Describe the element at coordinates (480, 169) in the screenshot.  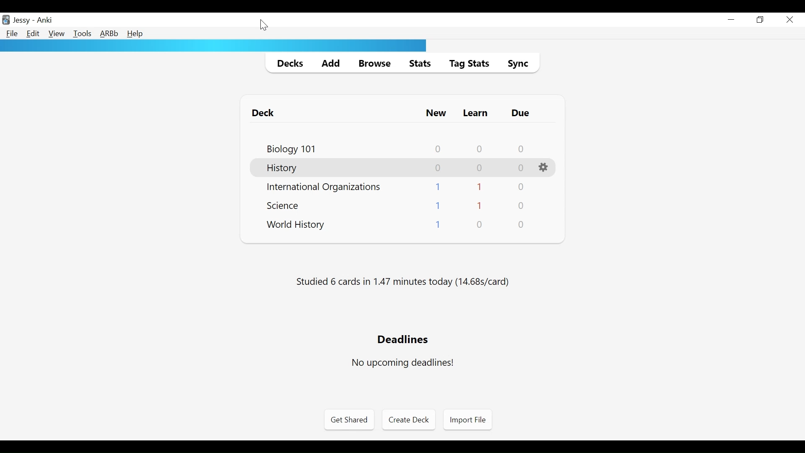
I see `Learn Card Name` at that location.